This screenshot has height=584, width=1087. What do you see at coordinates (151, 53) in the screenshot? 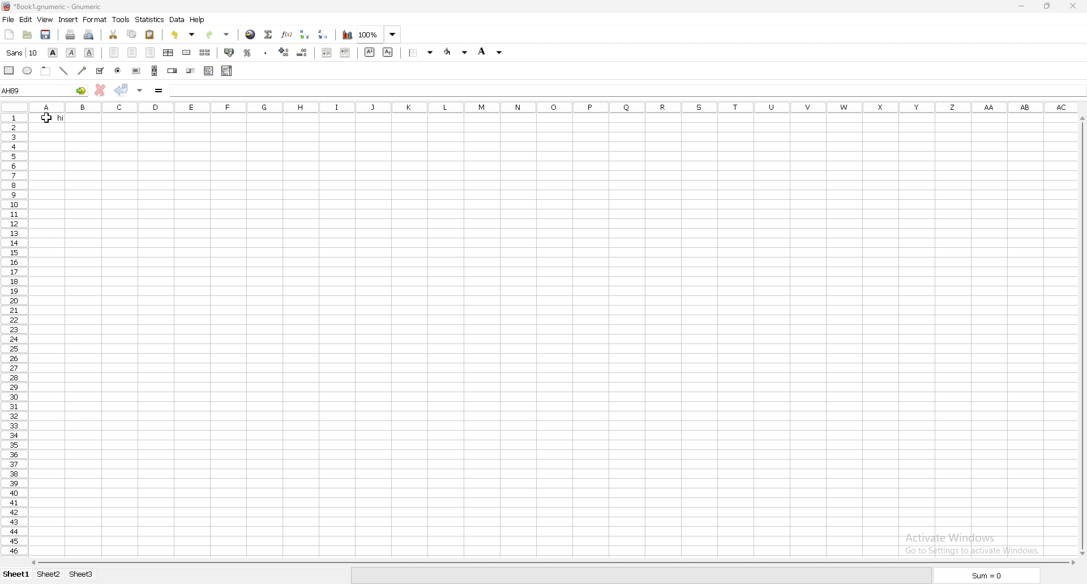
I see `align right` at bounding box center [151, 53].